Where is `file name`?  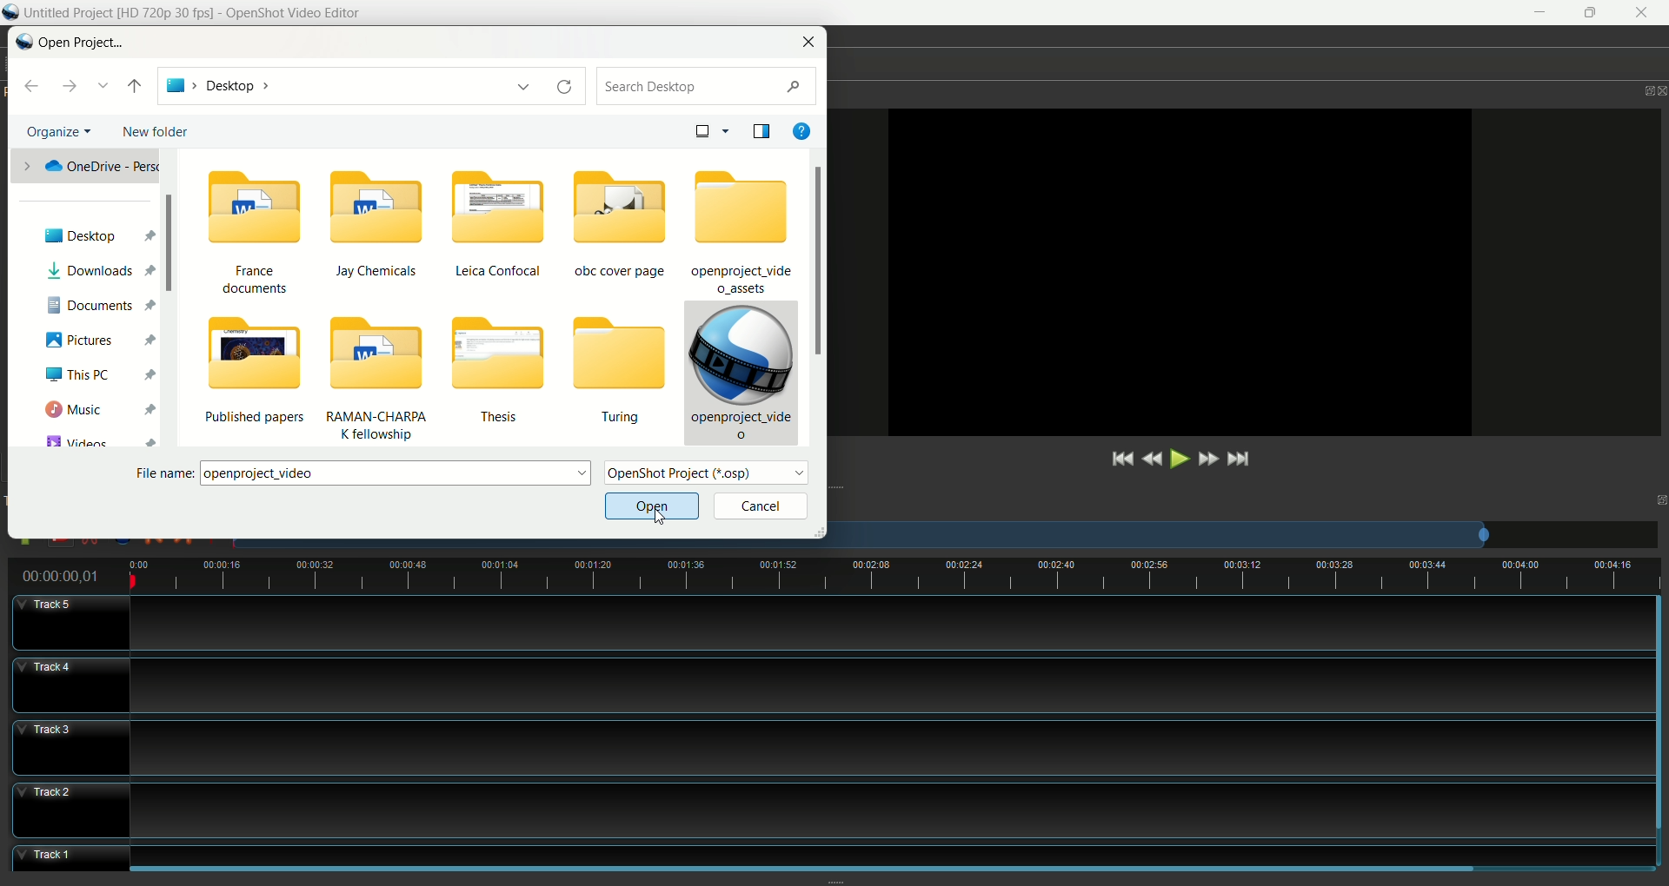
file name is located at coordinates (367, 472).